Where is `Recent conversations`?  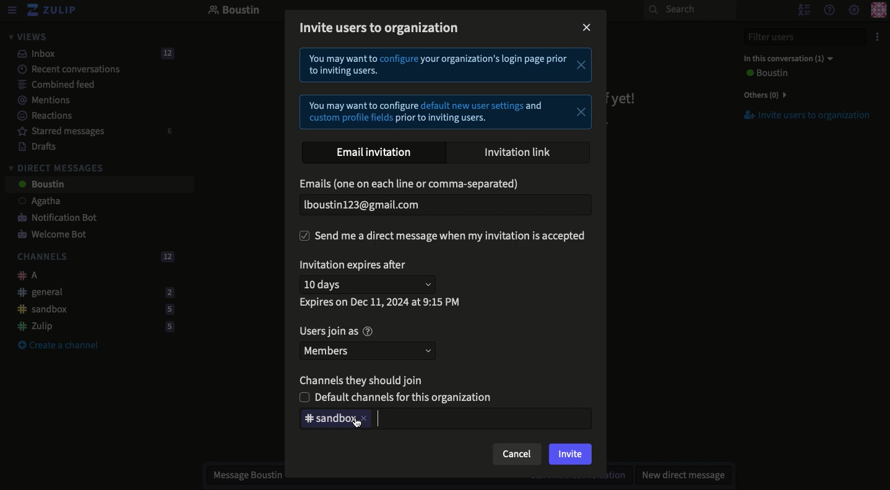
Recent conversations is located at coordinates (61, 69).